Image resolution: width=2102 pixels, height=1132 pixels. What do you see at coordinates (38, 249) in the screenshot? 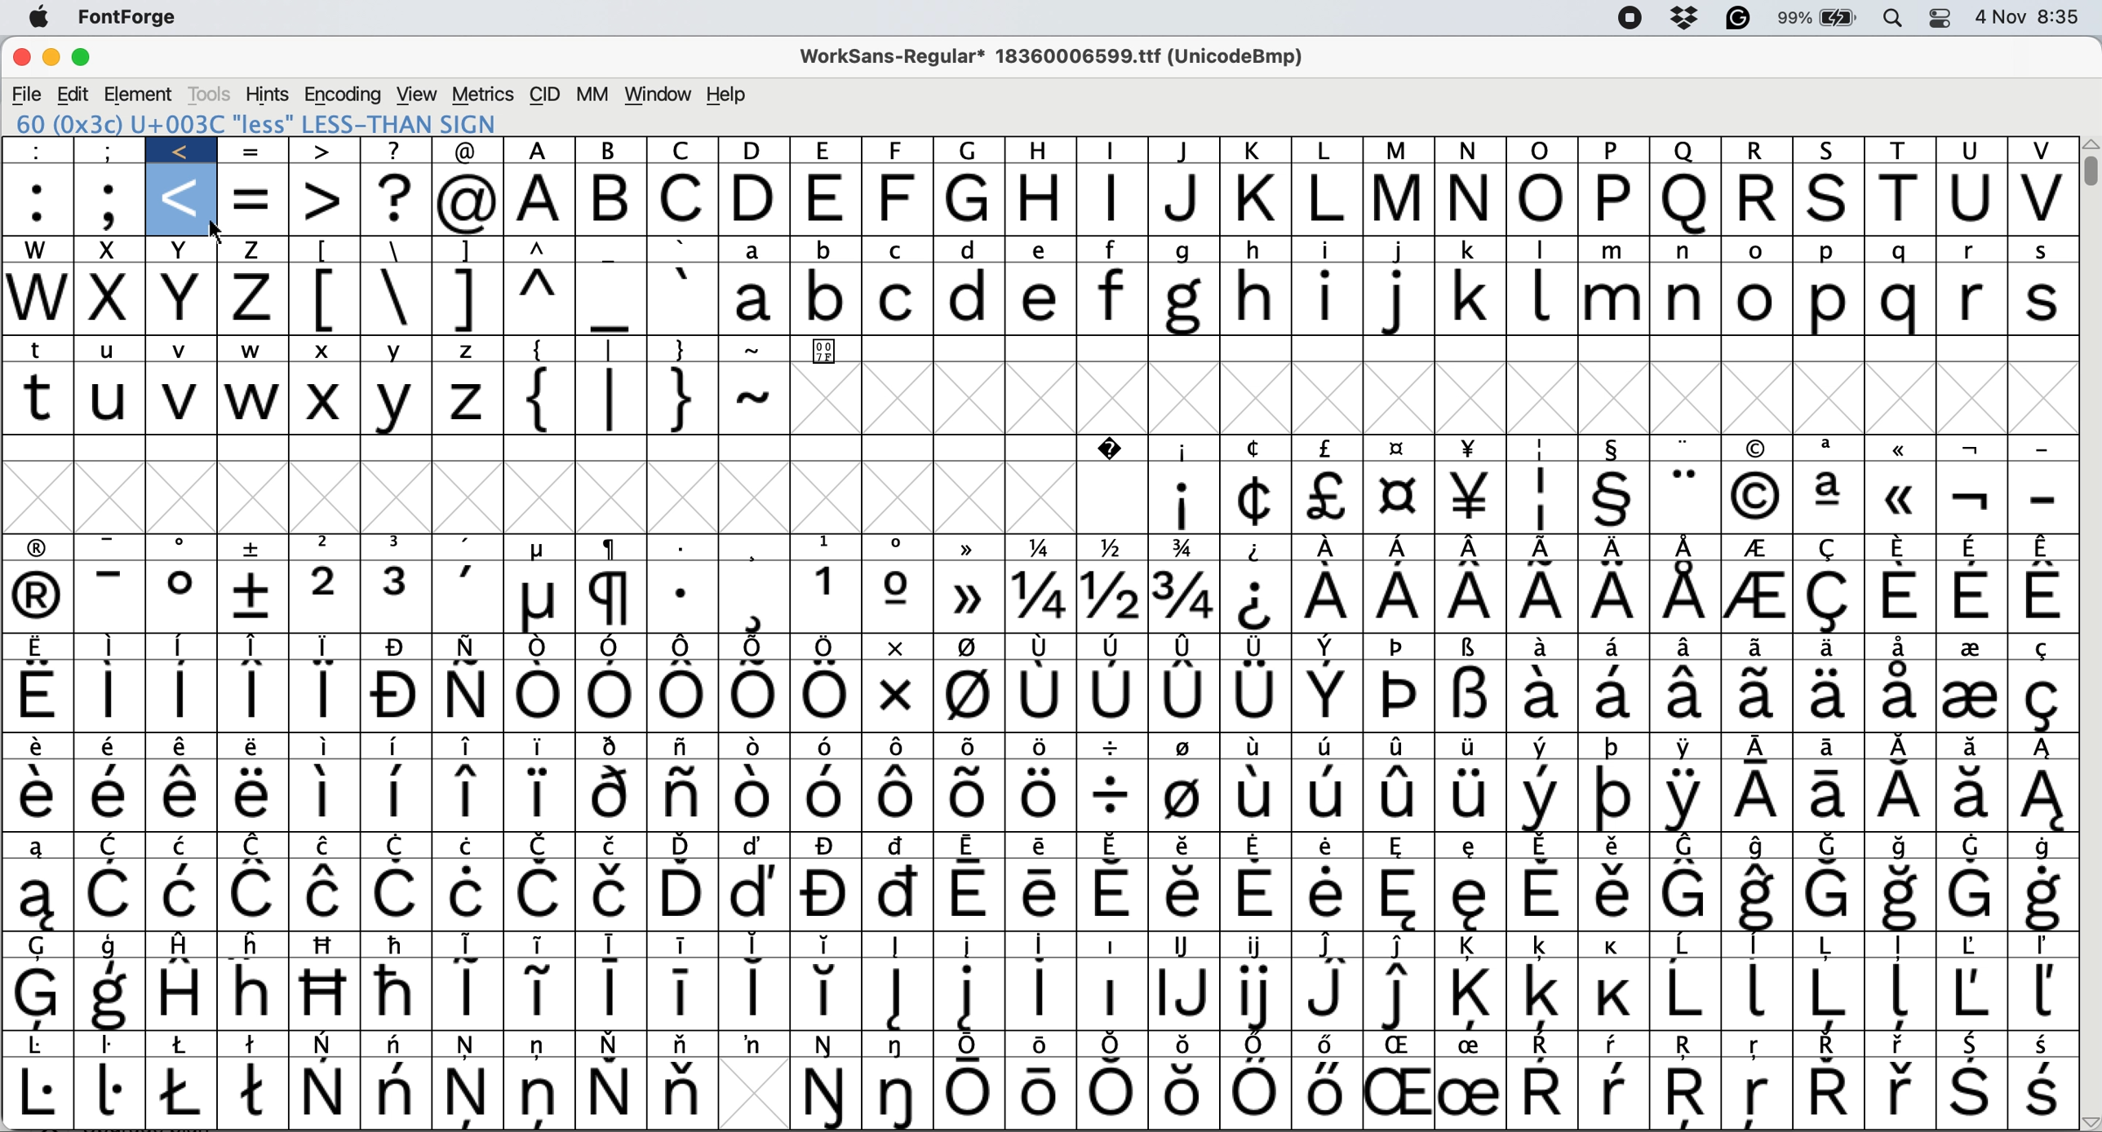
I see `w` at bounding box center [38, 249].